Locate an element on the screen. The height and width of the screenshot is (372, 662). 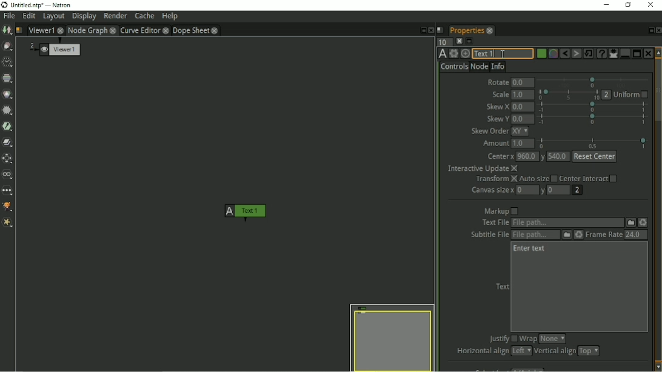
Justify is located at coordinates (502, 339).